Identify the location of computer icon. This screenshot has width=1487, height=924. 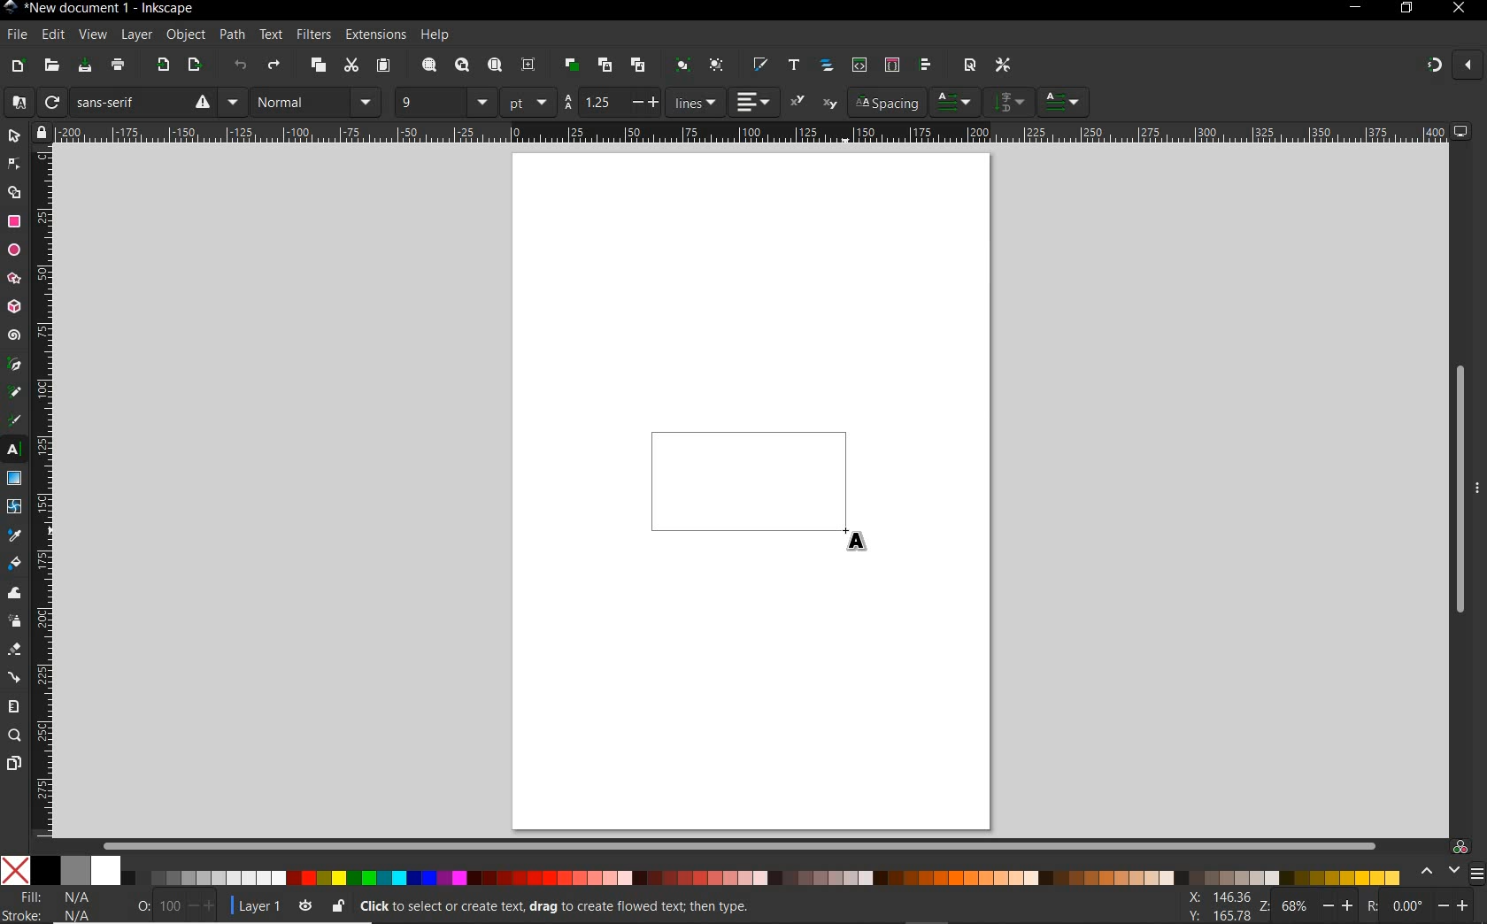
(1461, 131).